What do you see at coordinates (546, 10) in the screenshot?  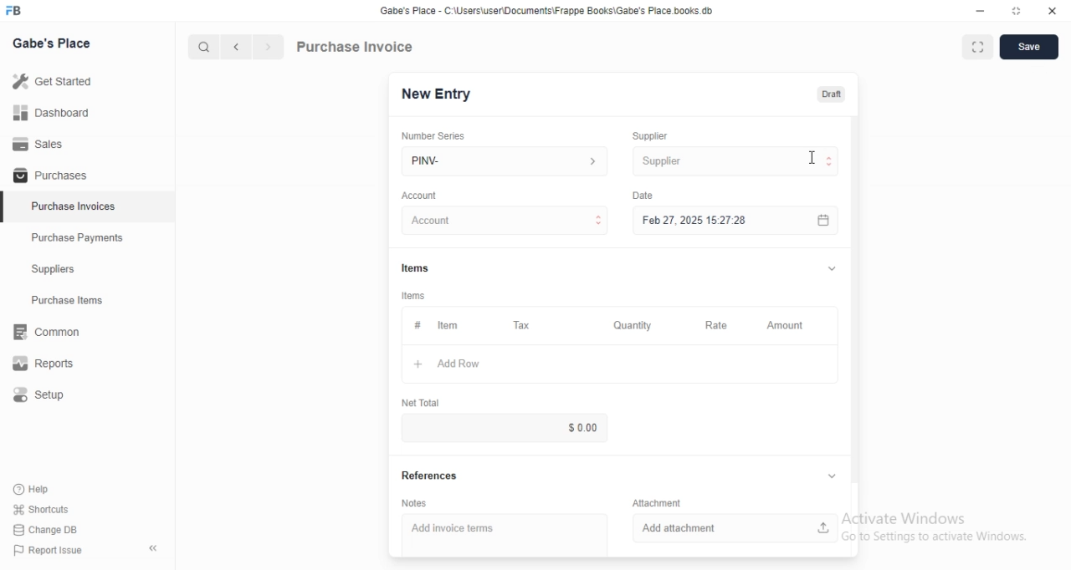 I see `‘Gabe's Place - C\Users\useriDocuments\Frappe Books\Gabe's Place books db.` at bounding box center [546, 10].